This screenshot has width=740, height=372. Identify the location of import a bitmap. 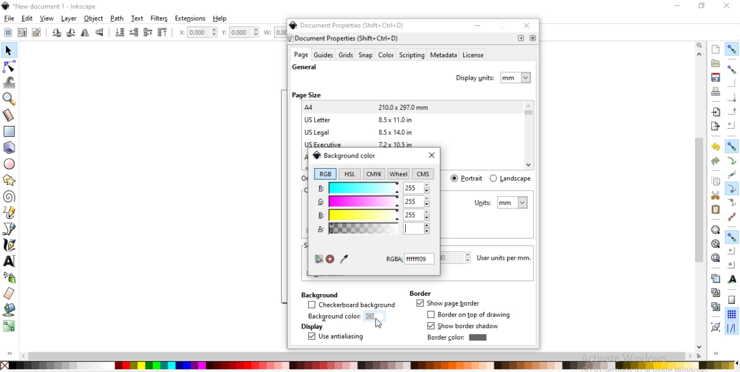
(716, 112).